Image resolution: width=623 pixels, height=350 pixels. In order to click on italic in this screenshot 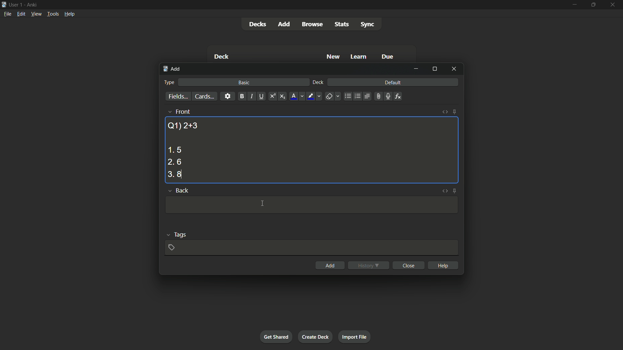, I will do `click(251, 96)`.